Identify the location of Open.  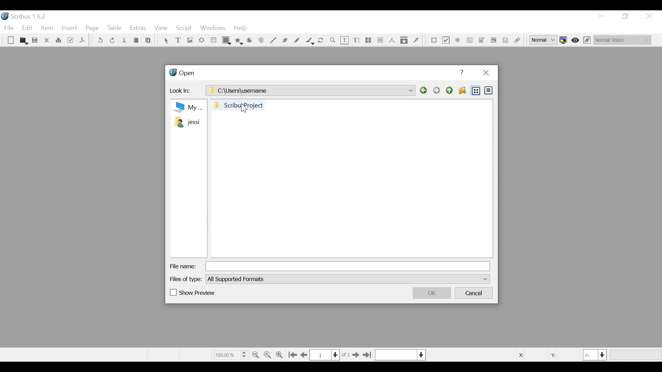
(23, 41).